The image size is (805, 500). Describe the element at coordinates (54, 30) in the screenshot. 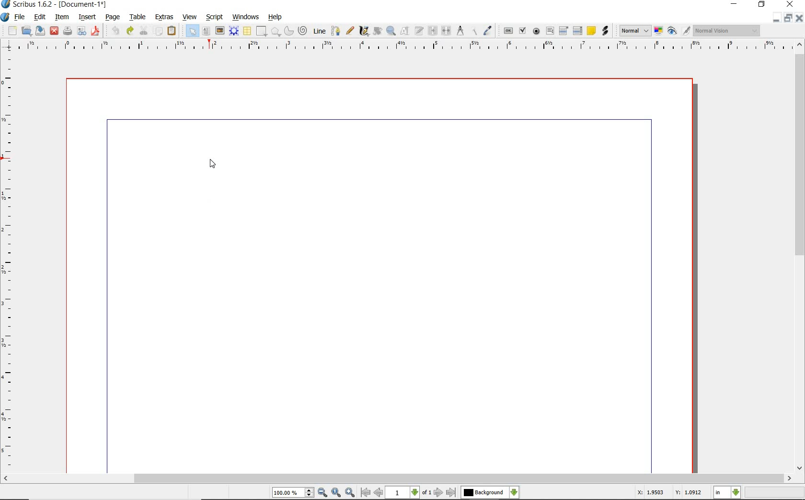

I see `close` at that location.